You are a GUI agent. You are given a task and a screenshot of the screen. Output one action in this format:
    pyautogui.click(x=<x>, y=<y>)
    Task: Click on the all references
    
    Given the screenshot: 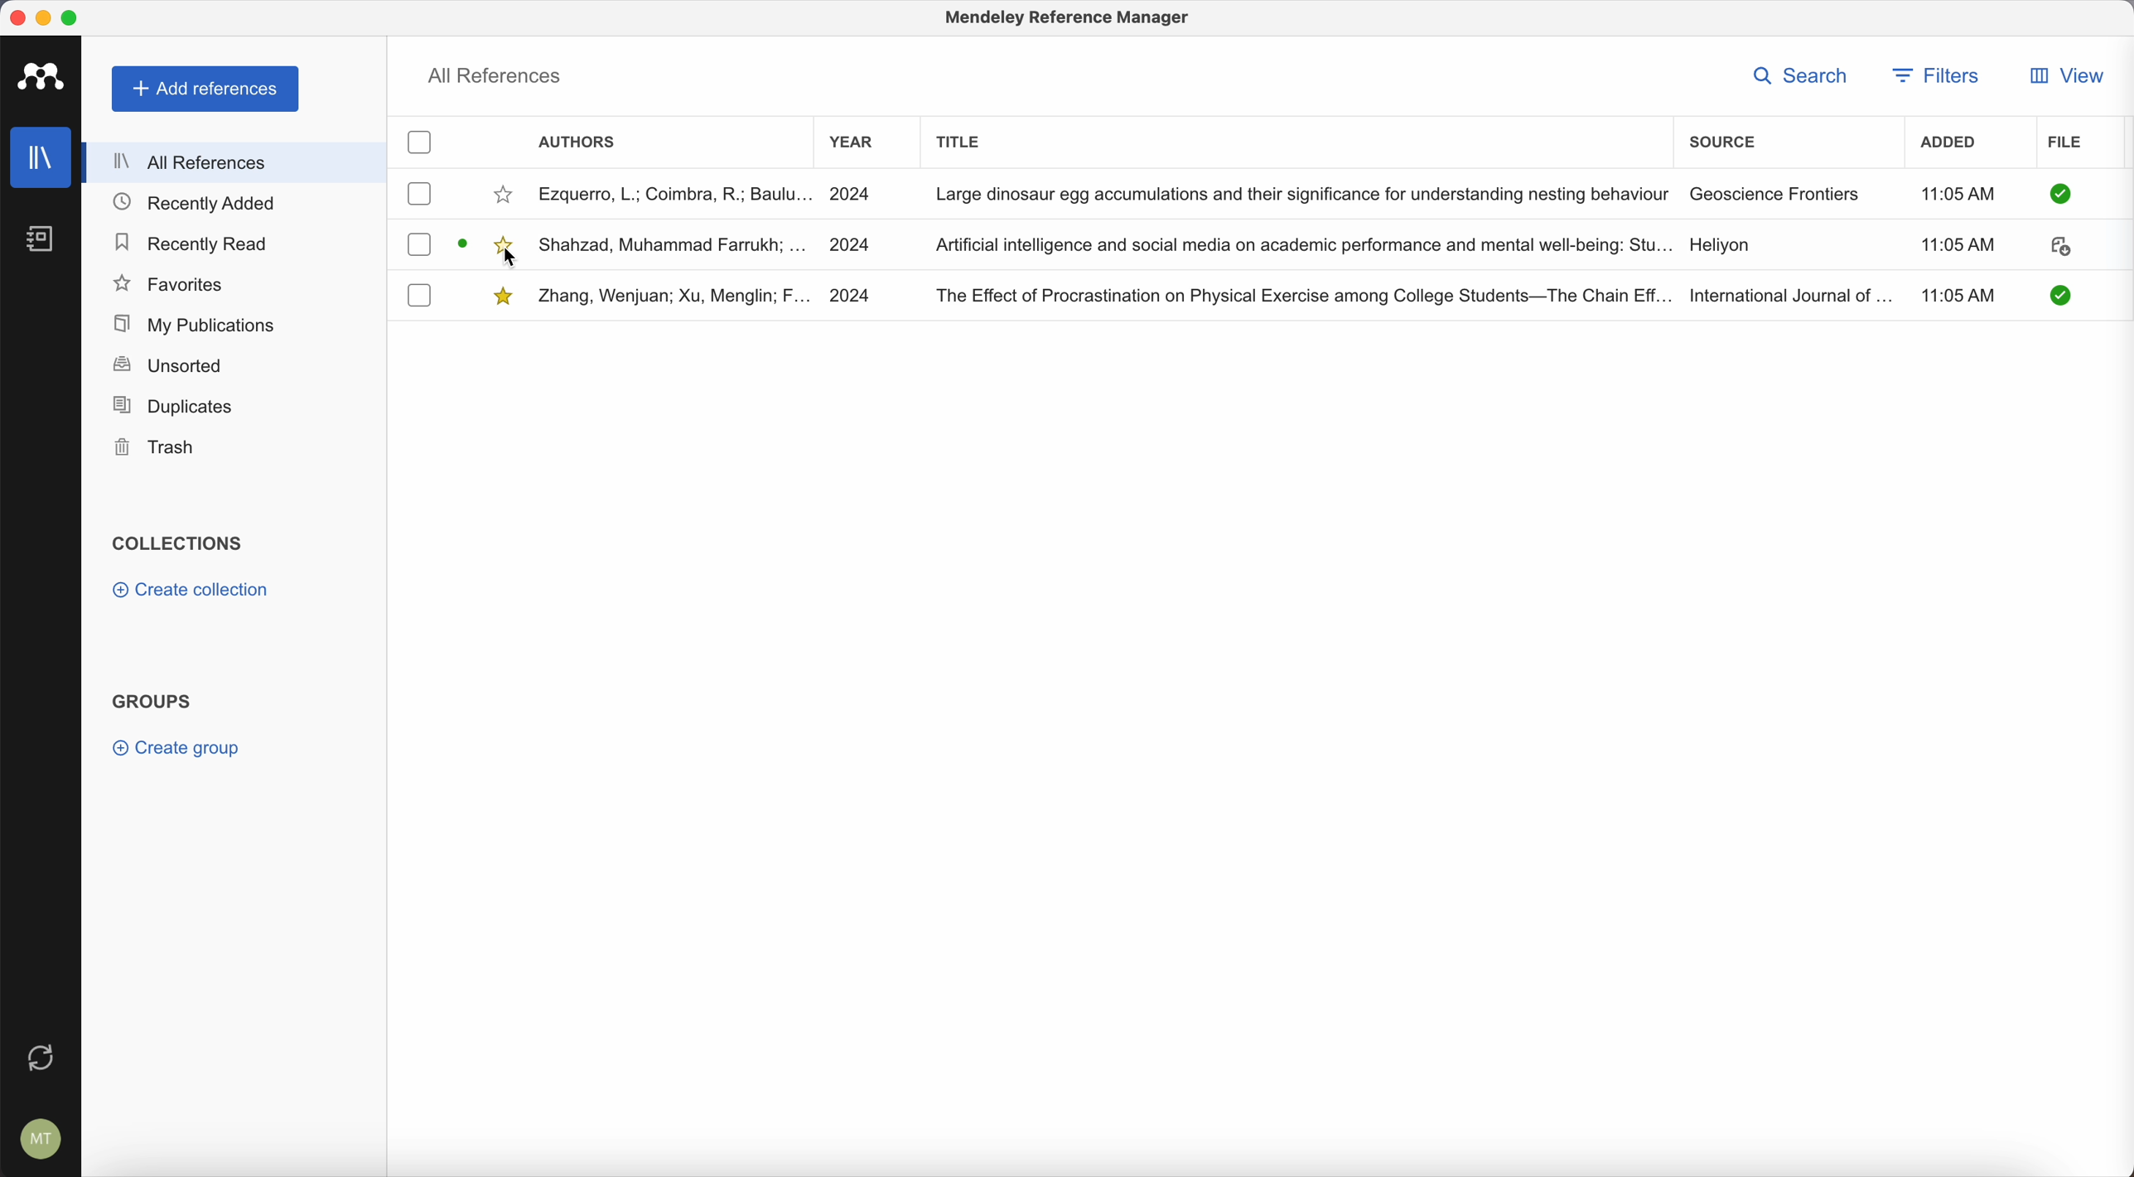 What is the action you would take?
    pyautogui.click(x=496, y=75)
    